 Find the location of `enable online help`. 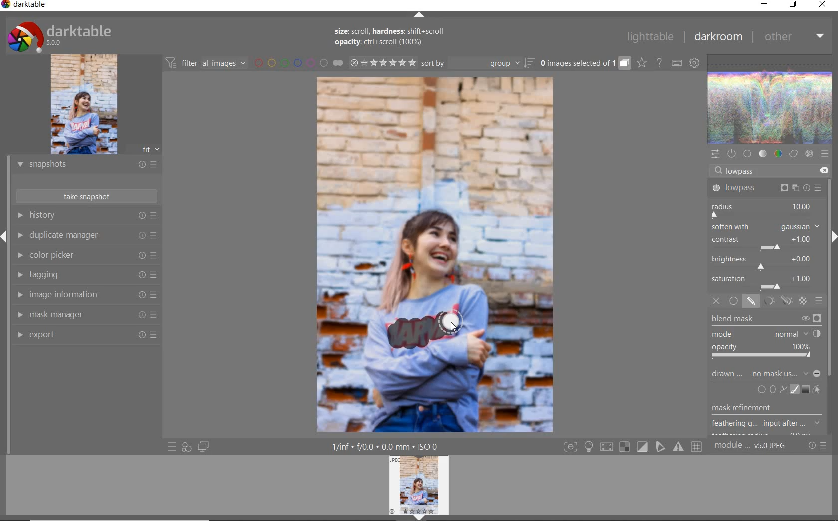

enable online help is located at coordinates (660, 62).